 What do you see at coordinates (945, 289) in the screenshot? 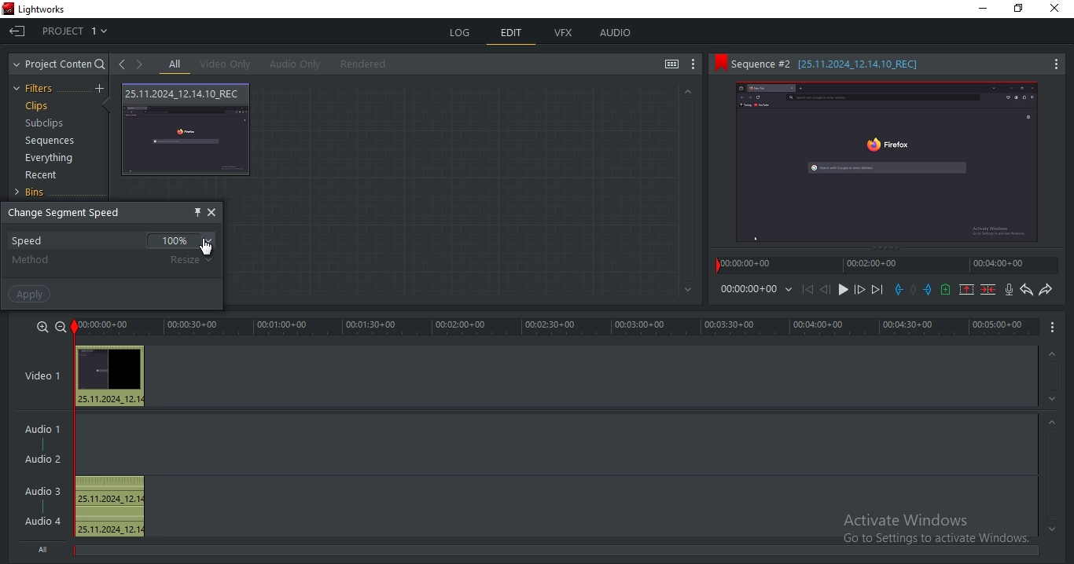
I see `add a cue at the current position` at bounding box center [945, 289].